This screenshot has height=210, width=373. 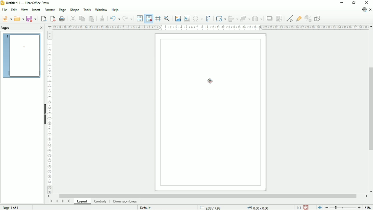 I want to click on Tools, so click(x=87, y=10).